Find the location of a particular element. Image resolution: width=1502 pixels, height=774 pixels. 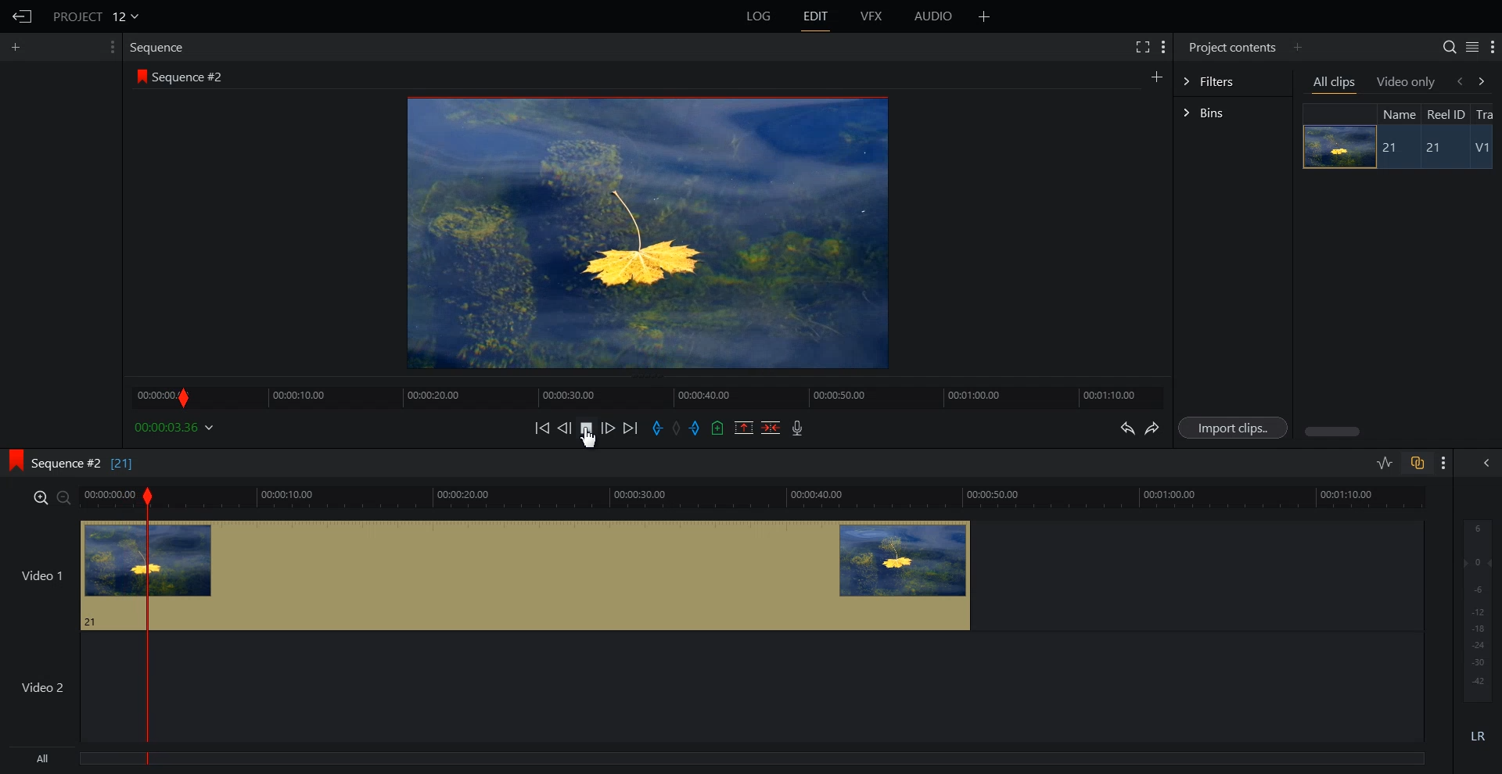

Add an Cue in current position is located at coordinates (718, 428).